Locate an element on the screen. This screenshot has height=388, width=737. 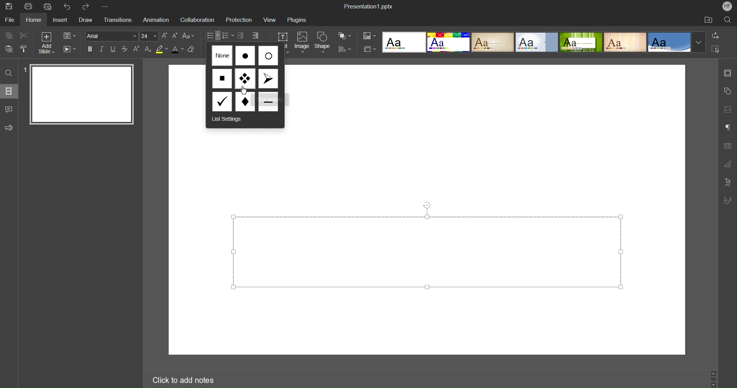
Copy is located at coordinates (8, 36).